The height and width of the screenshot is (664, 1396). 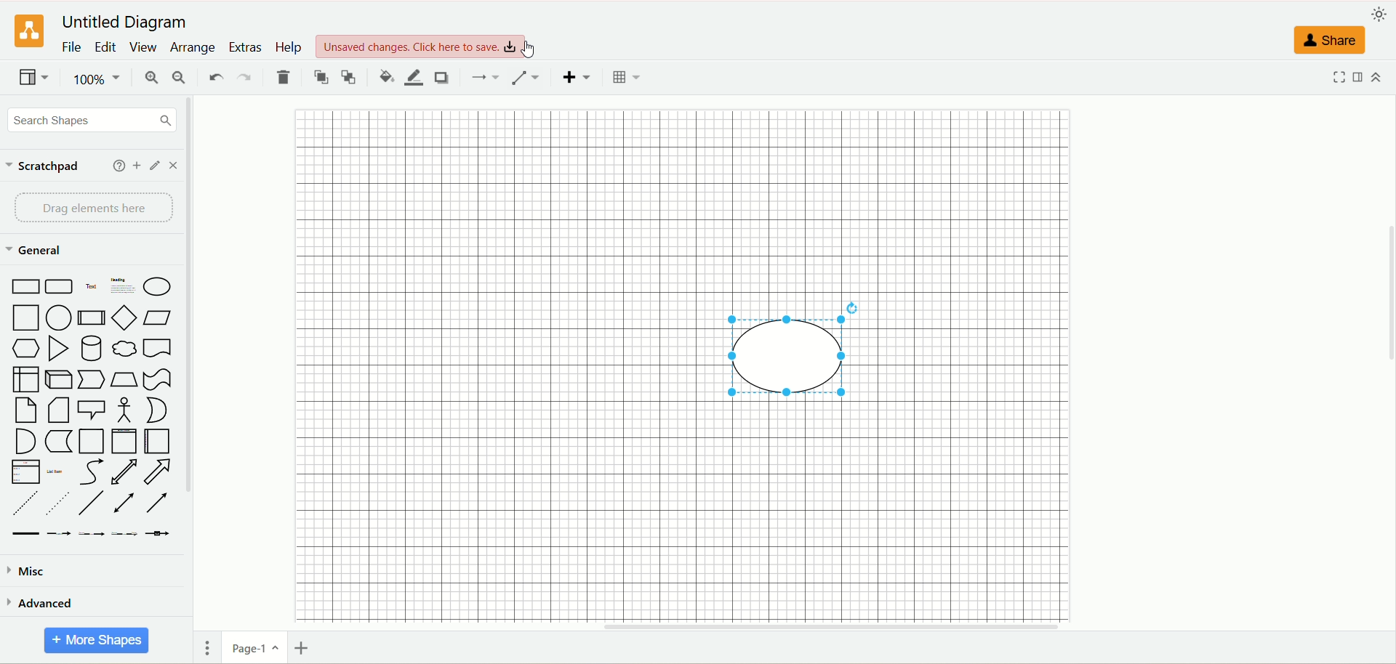 What do you see at coordinates (526, 77) in the screenshot?
I see `waypoints` at bounding box center [526, 77].